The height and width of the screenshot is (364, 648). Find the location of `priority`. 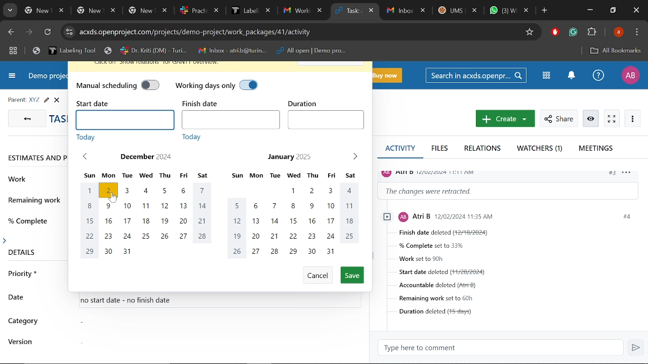

priority is located at coordinates (23, 276).